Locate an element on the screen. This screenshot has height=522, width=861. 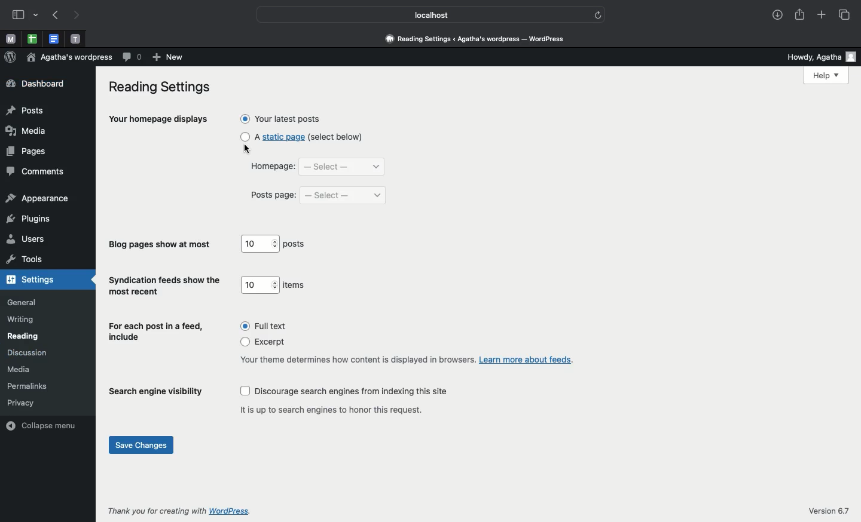
Reading settings is located at coordinates (163, 88).